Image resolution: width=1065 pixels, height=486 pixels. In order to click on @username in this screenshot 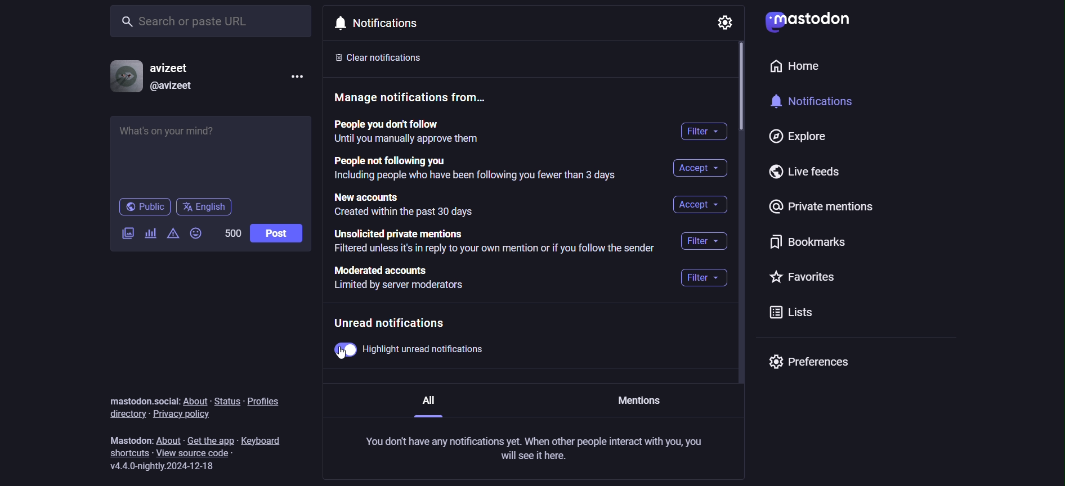, I will do `click(172, 85)`.